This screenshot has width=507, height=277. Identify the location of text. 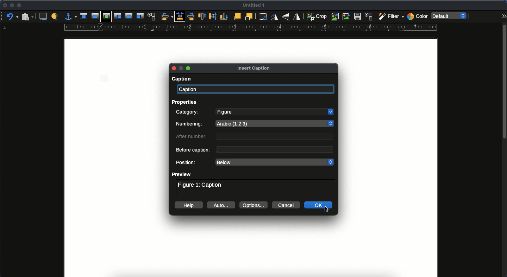
(274, 149).